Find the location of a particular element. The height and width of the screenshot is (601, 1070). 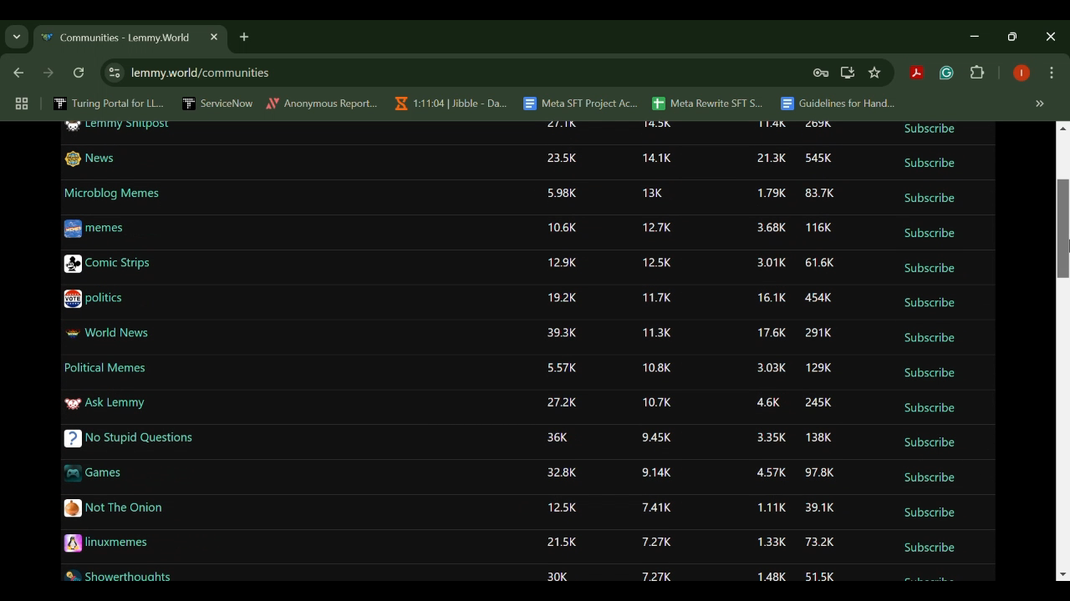

linuxmemes is located at coordinates (108, 543).